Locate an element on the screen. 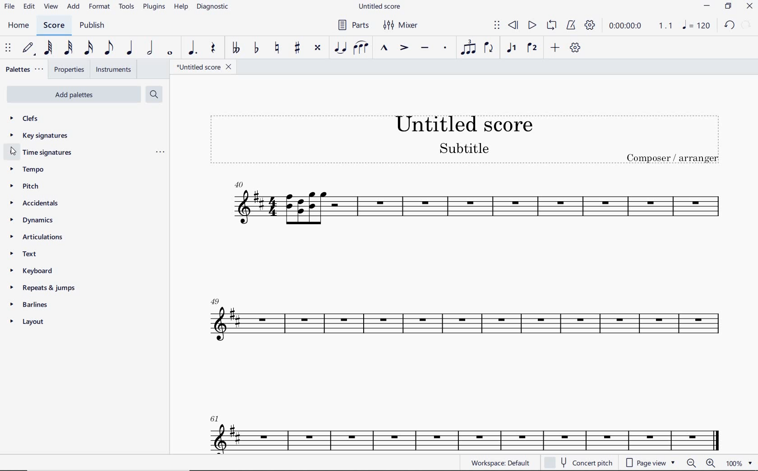 The image size is (758, 471). CLOSE is located at coordinates (749, 6).